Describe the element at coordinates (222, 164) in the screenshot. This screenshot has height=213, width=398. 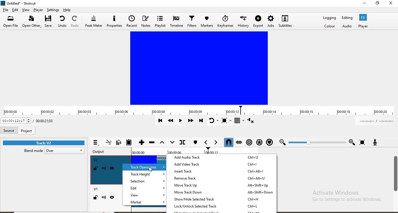
I see `add video track` at that location.